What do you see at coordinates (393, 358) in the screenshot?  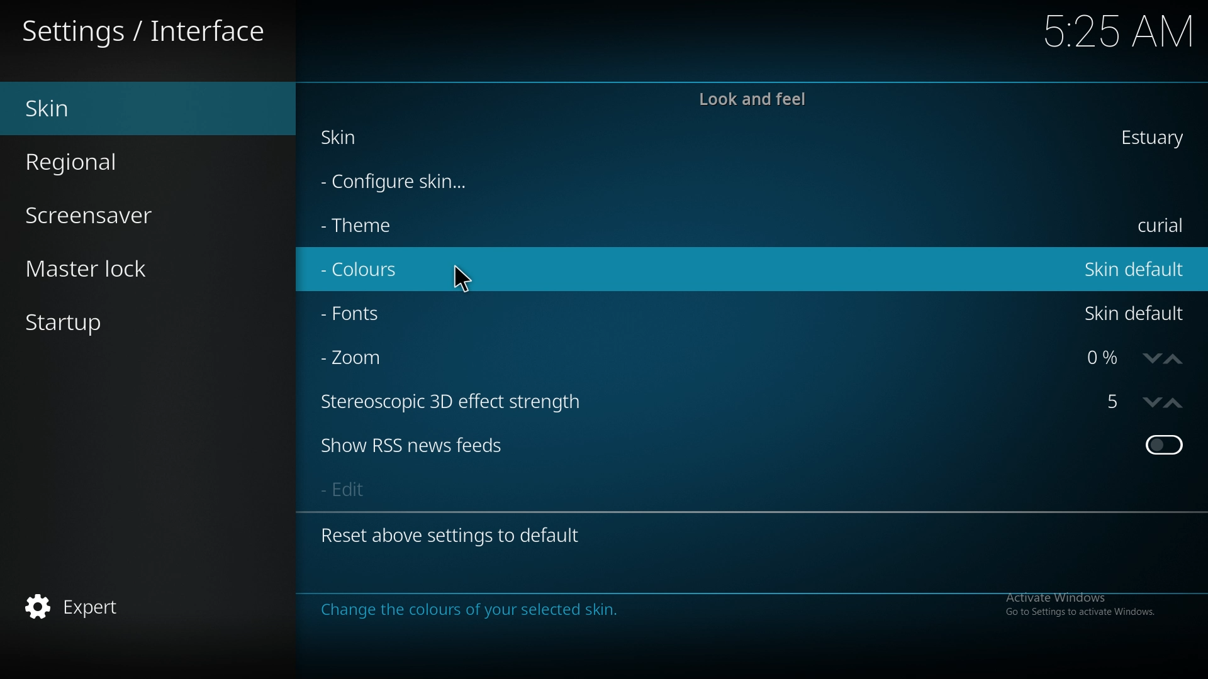 I see `zoom` at bounding box center [393, 358].